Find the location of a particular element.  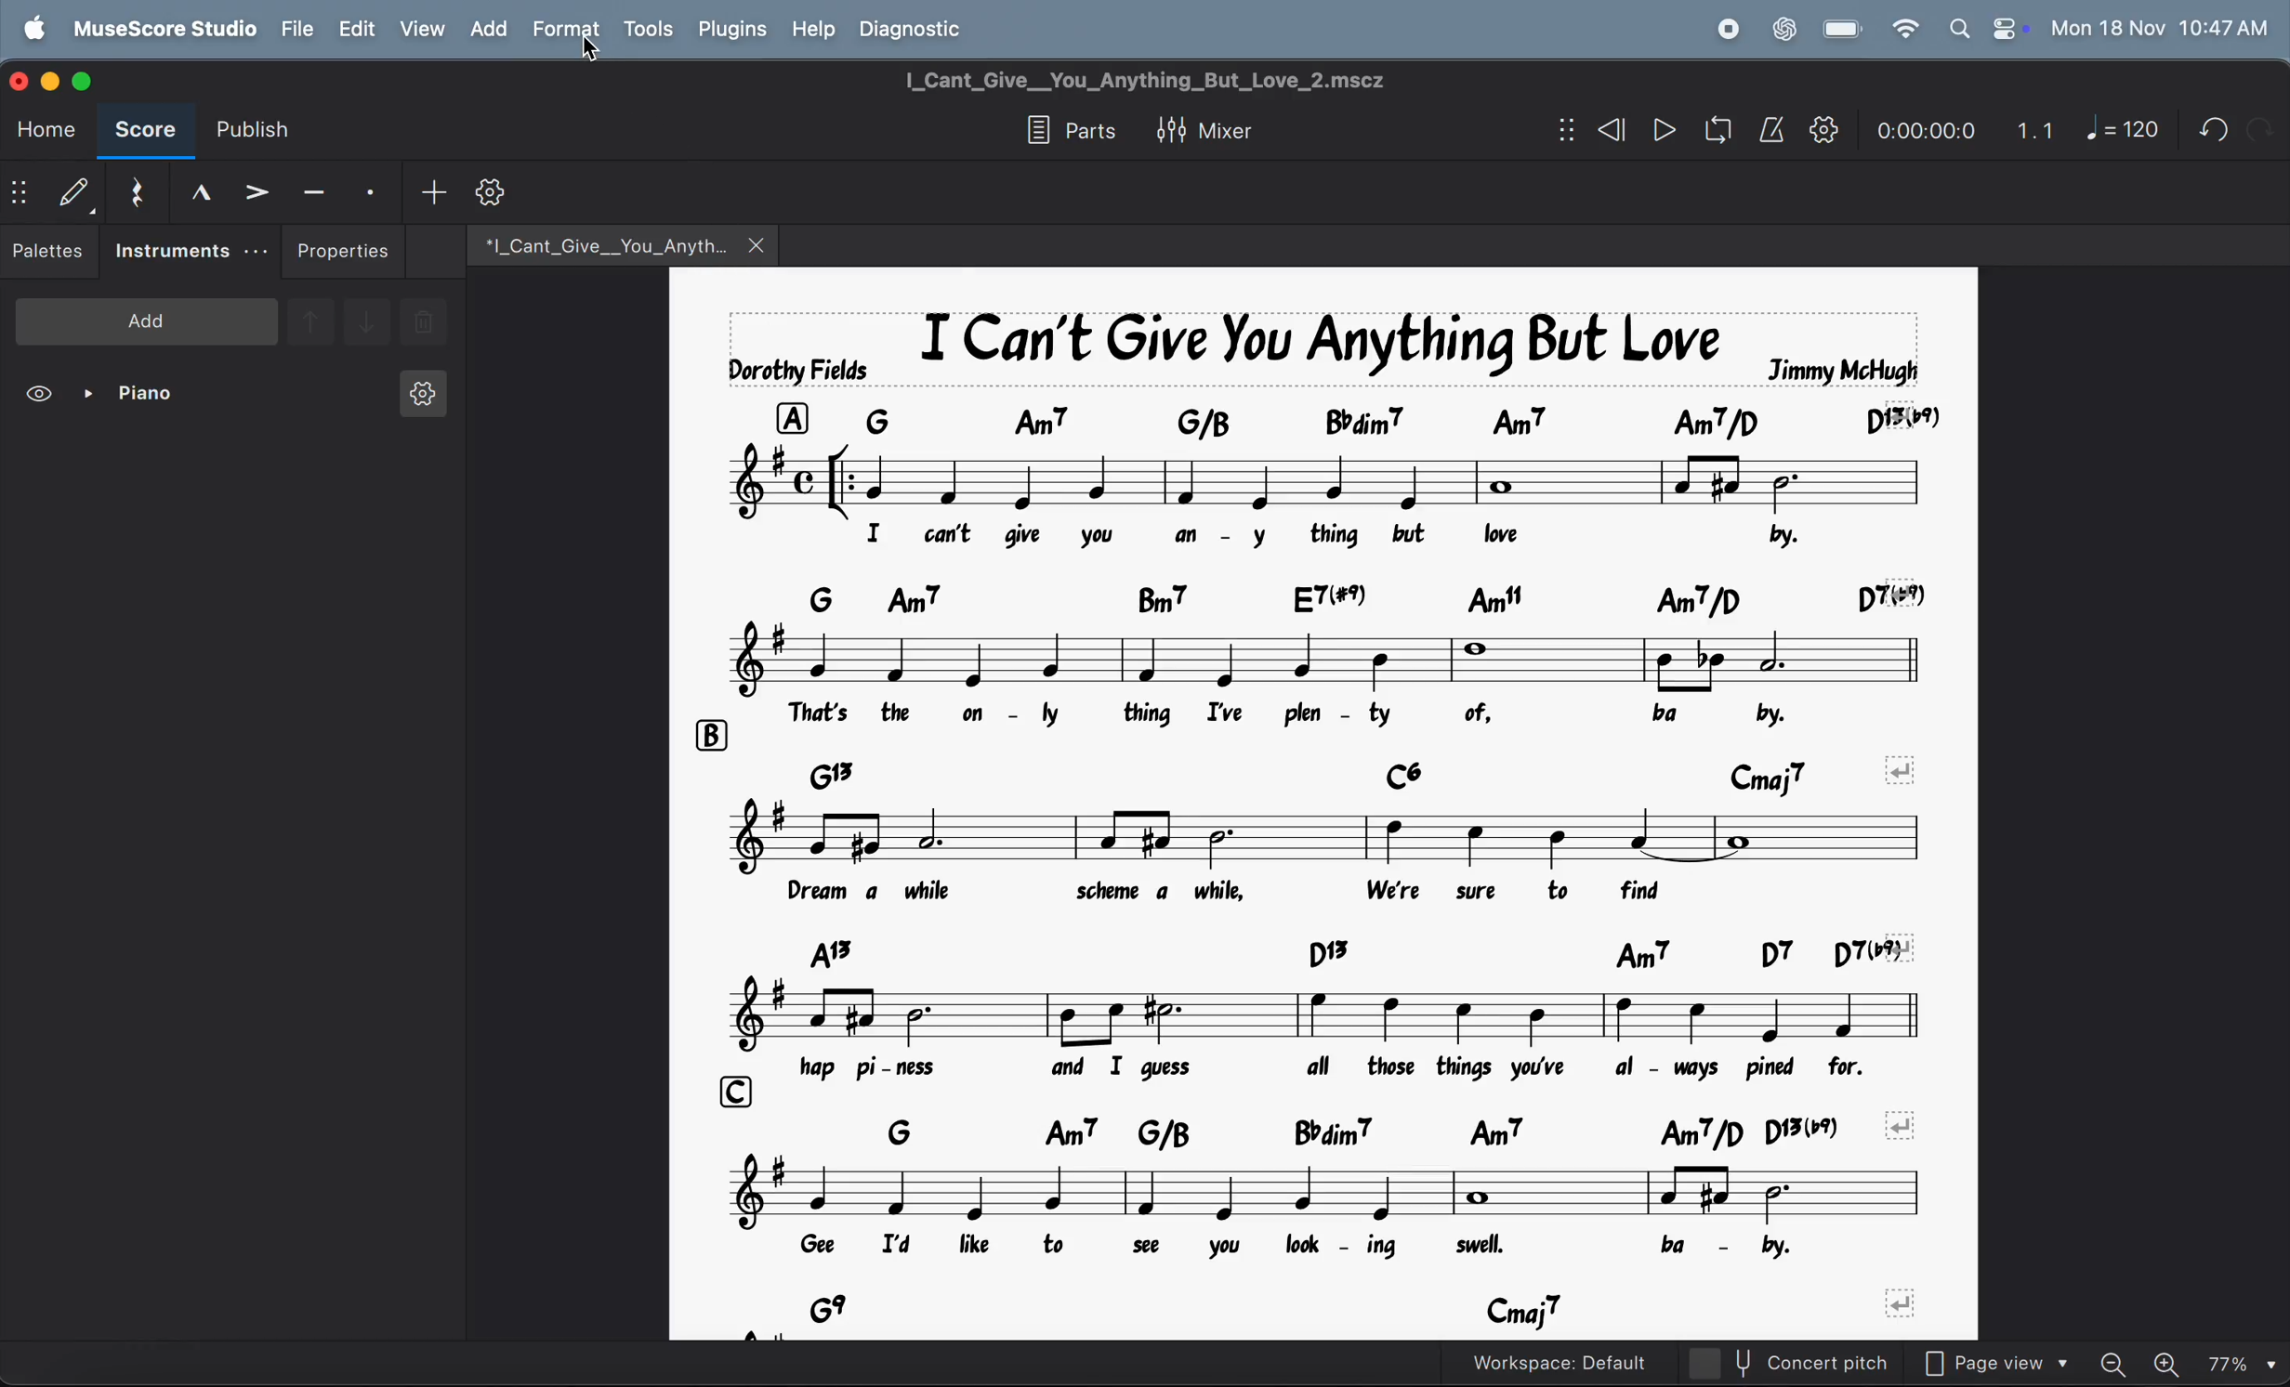

Song title and author is located at coordinates (1316, 347).